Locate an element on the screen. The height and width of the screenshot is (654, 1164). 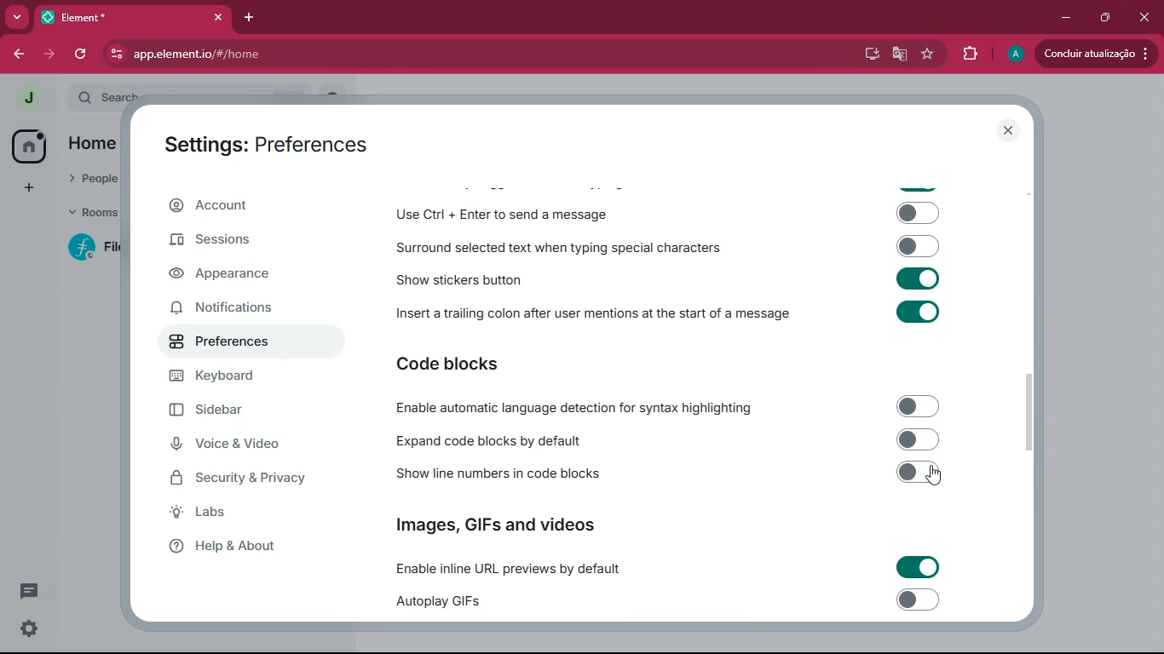
code blocks  is located at coordinates (459, 365).